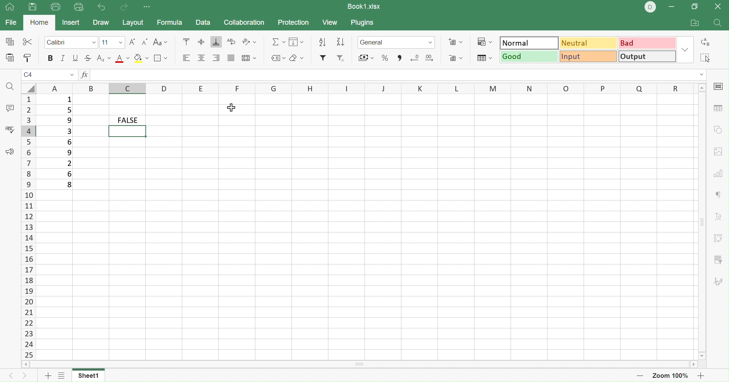 This screenshot has width=729, height=382. I want to click on 6, so click(69, 173).